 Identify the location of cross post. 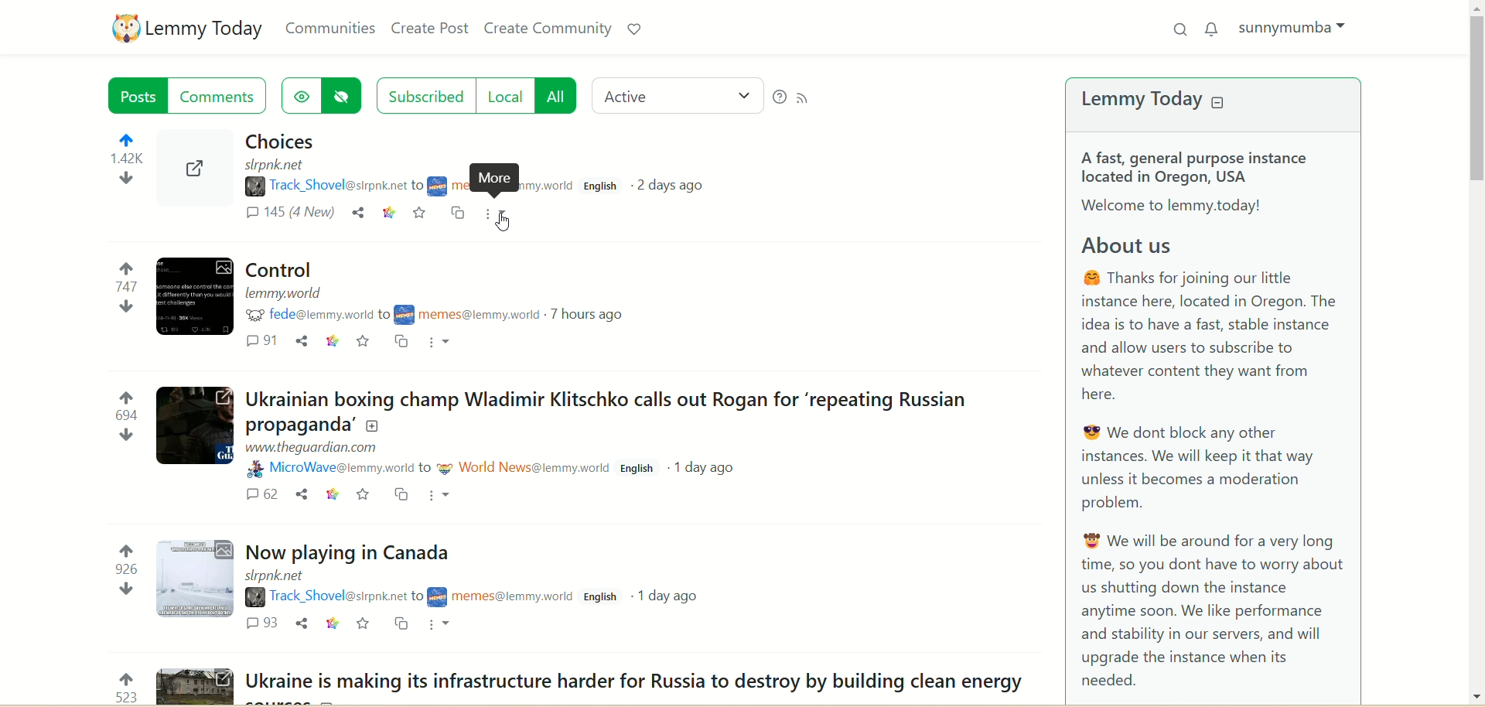
(401, 494).